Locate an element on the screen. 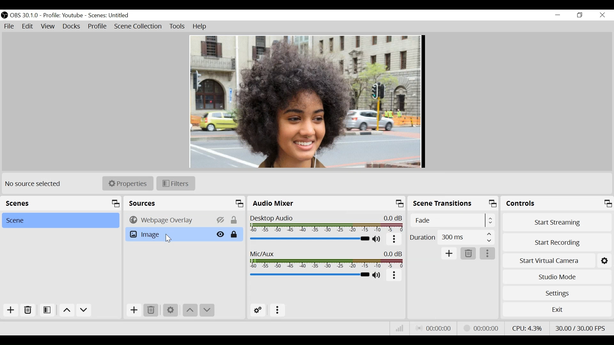  more options is located at coordinates (394, 276).